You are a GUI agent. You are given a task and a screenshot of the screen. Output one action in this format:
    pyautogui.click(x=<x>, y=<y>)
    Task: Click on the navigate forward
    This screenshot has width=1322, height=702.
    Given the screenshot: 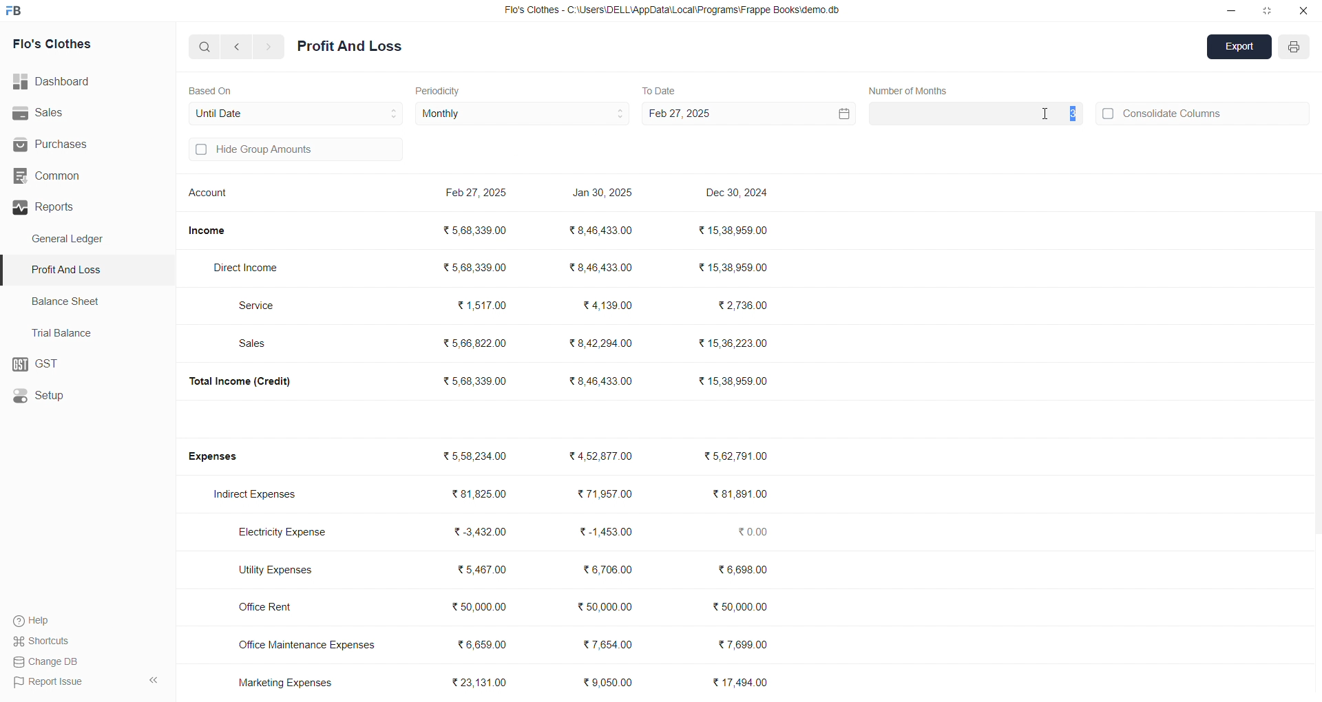 What is the action you would take?
    pyautogui.click(x=269, y=47)
    